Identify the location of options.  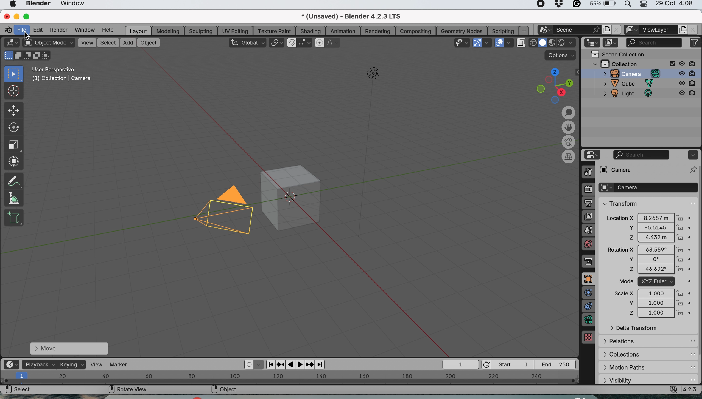
(692, 155).